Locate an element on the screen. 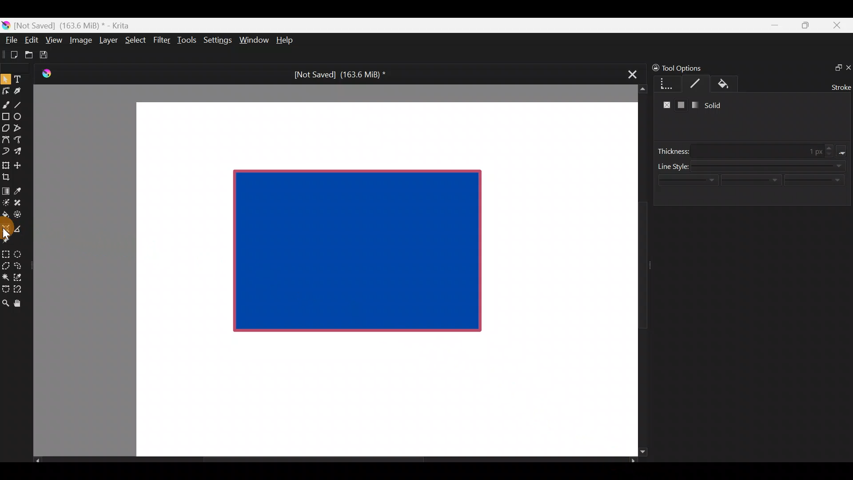 This screenshot has width=853, height=480. Krita logo is located at coordinates (6, 25).